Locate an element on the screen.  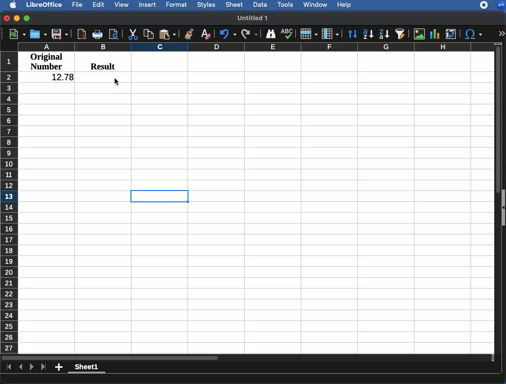
File is located at coordinates (79, 4).